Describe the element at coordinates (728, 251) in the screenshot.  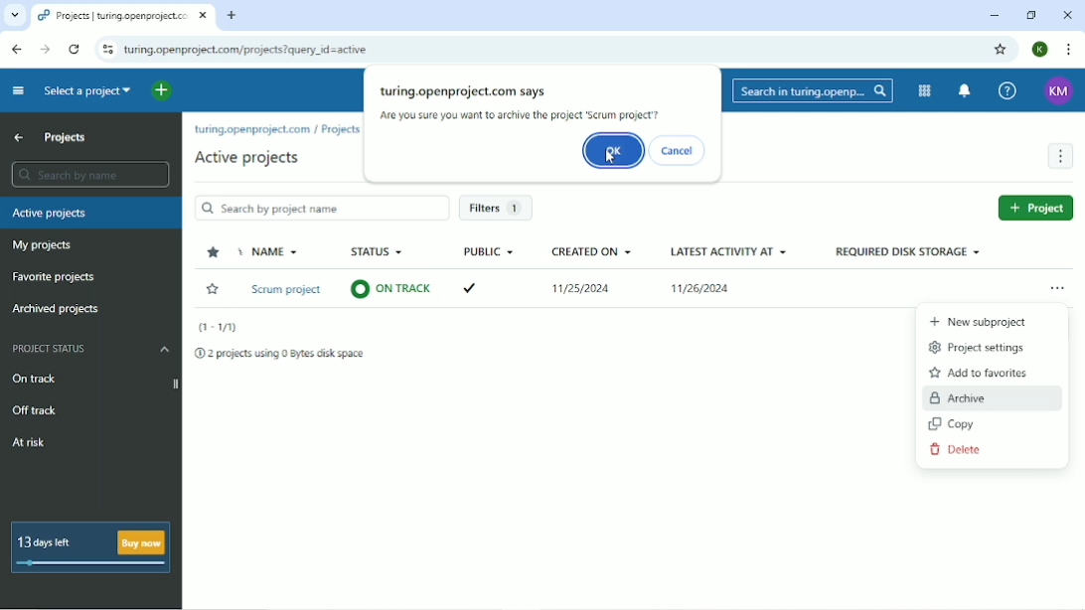
I see `Latest activity at` at that location.